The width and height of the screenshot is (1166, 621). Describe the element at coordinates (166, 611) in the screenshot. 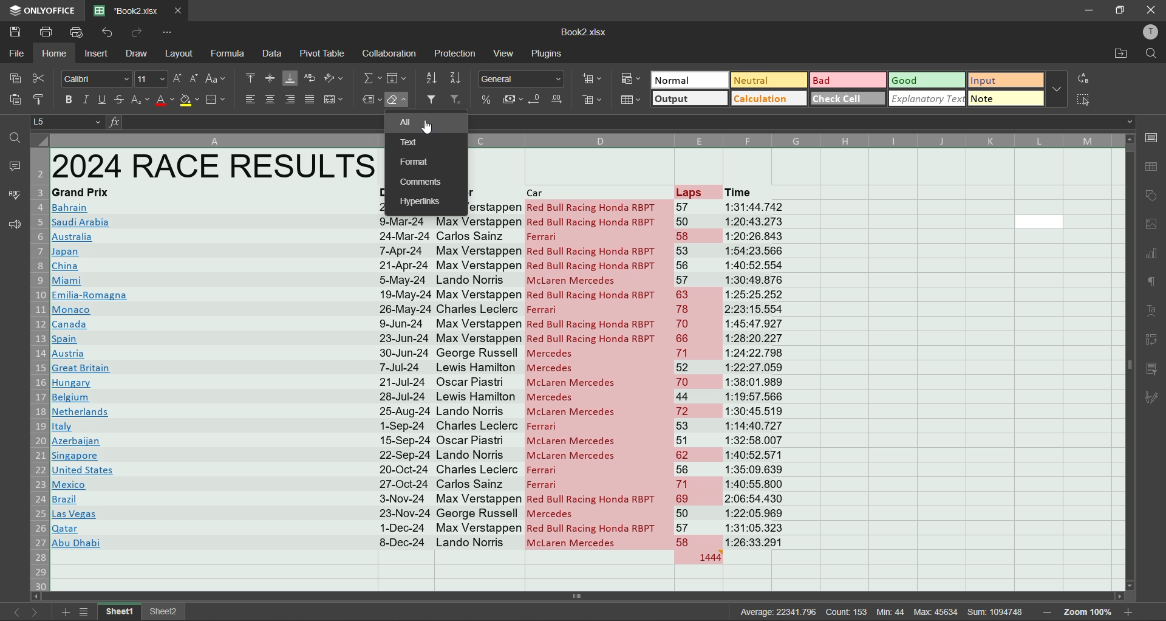

I see `sheet 2` at that location.